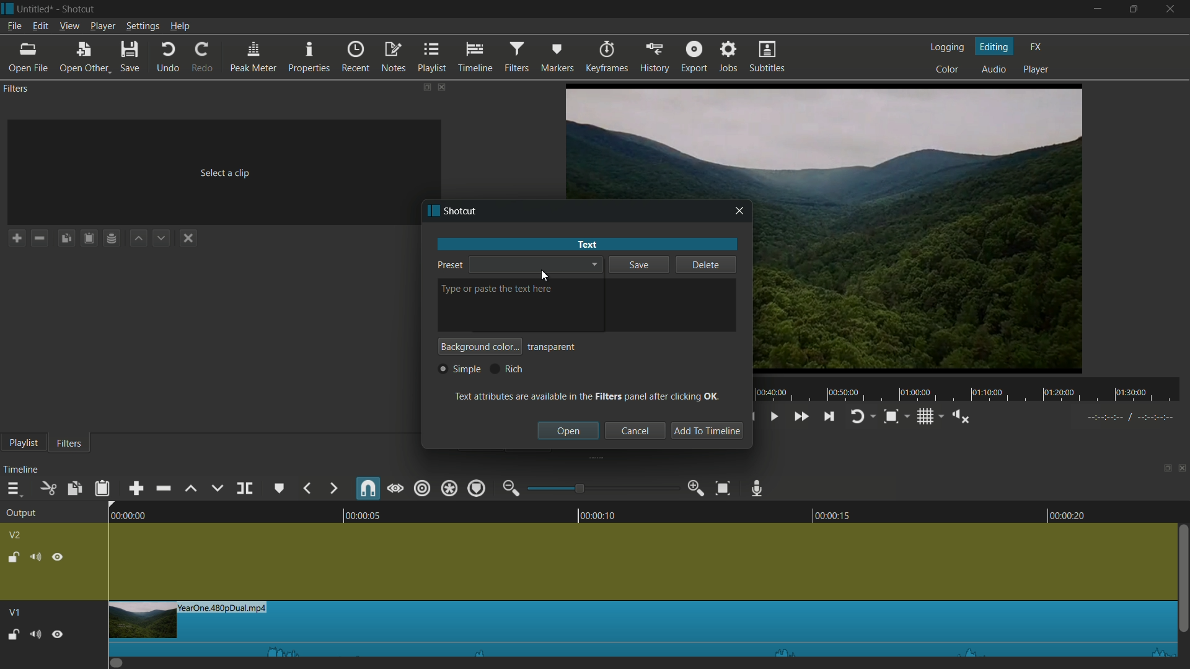 The width and height of the screenshot is (1190, 669). Describe the element at coordinates (950, 70) in the screenshot. I see `color` at that location.